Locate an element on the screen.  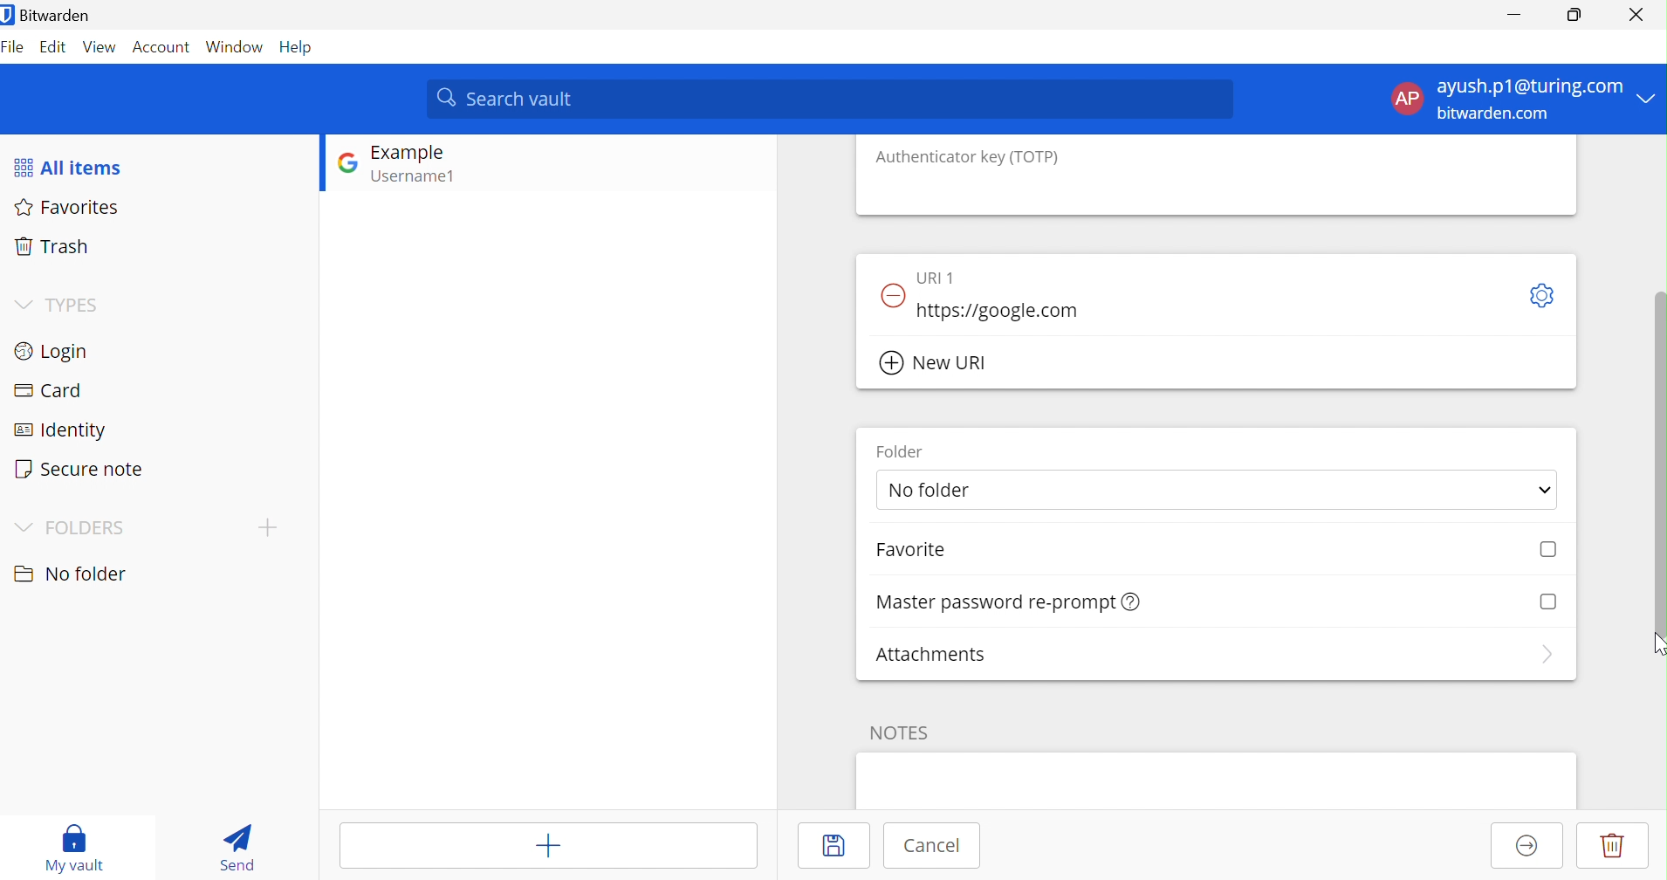
Authenticator key (TOTP) is located at coordinates (968, 157).